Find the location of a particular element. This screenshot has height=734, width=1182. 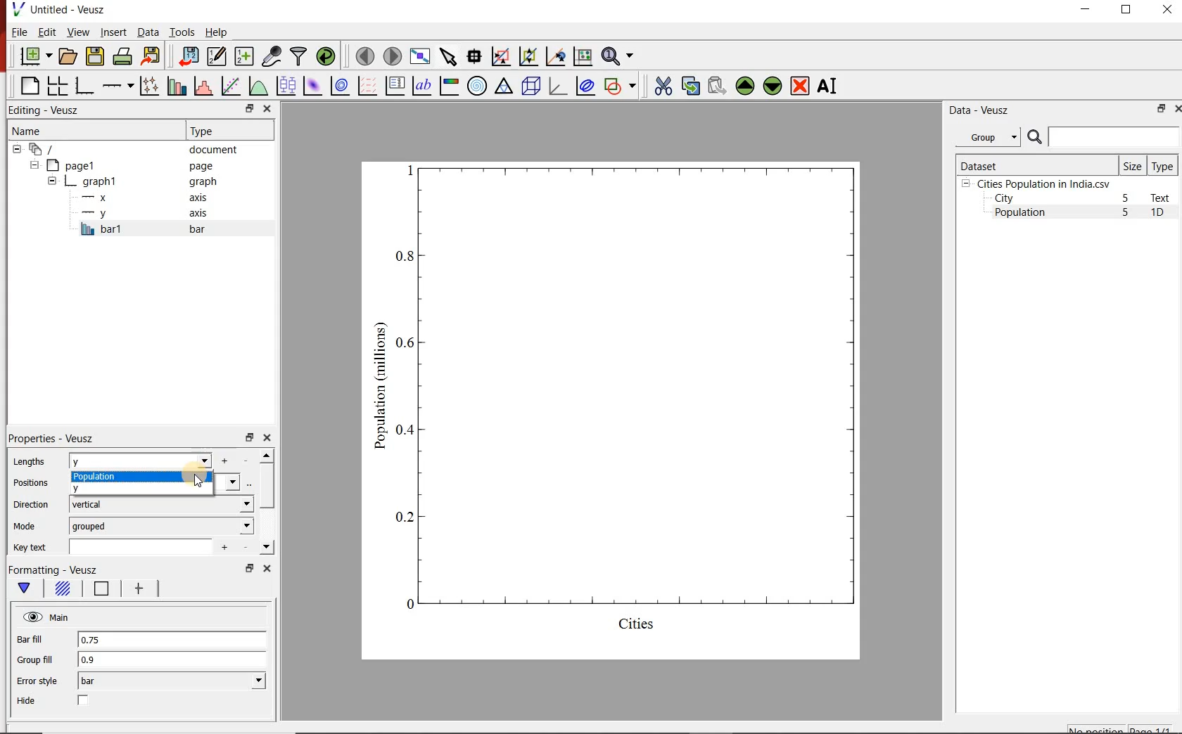

Edit is located at coordinates (46, 32).